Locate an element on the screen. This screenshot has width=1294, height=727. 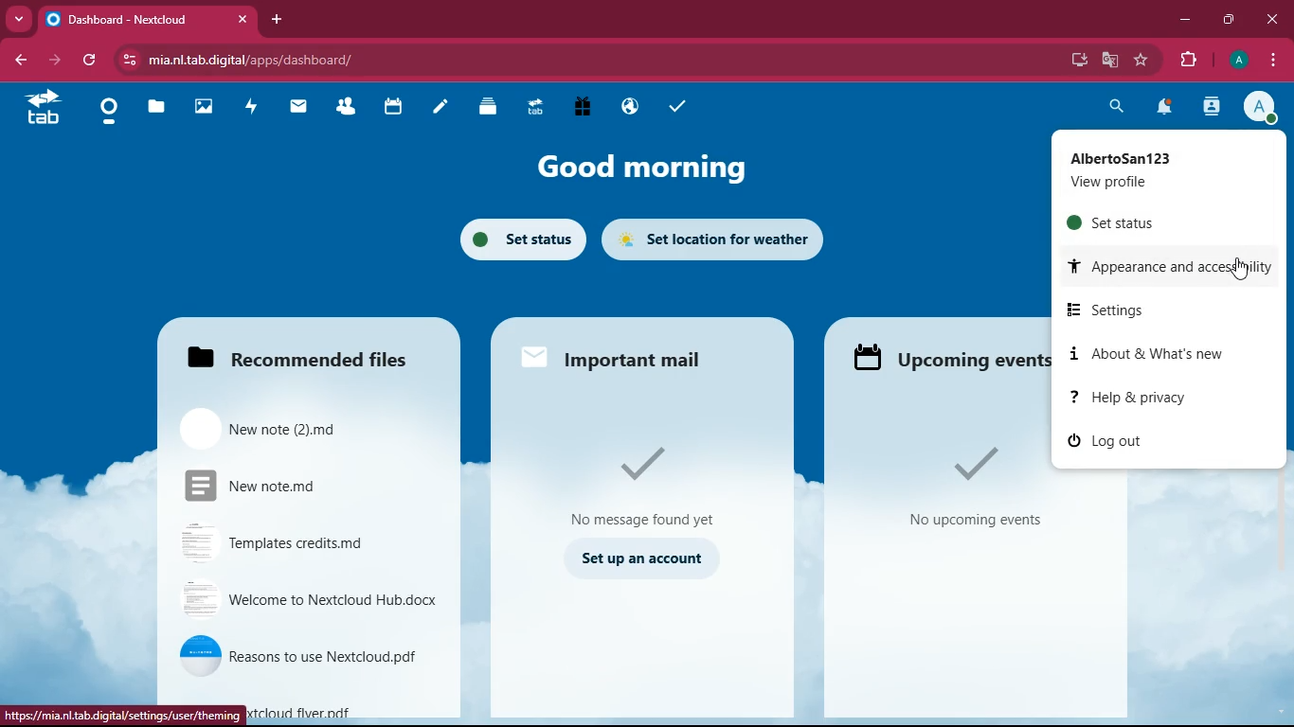
images is located at coordinates (207, 108).